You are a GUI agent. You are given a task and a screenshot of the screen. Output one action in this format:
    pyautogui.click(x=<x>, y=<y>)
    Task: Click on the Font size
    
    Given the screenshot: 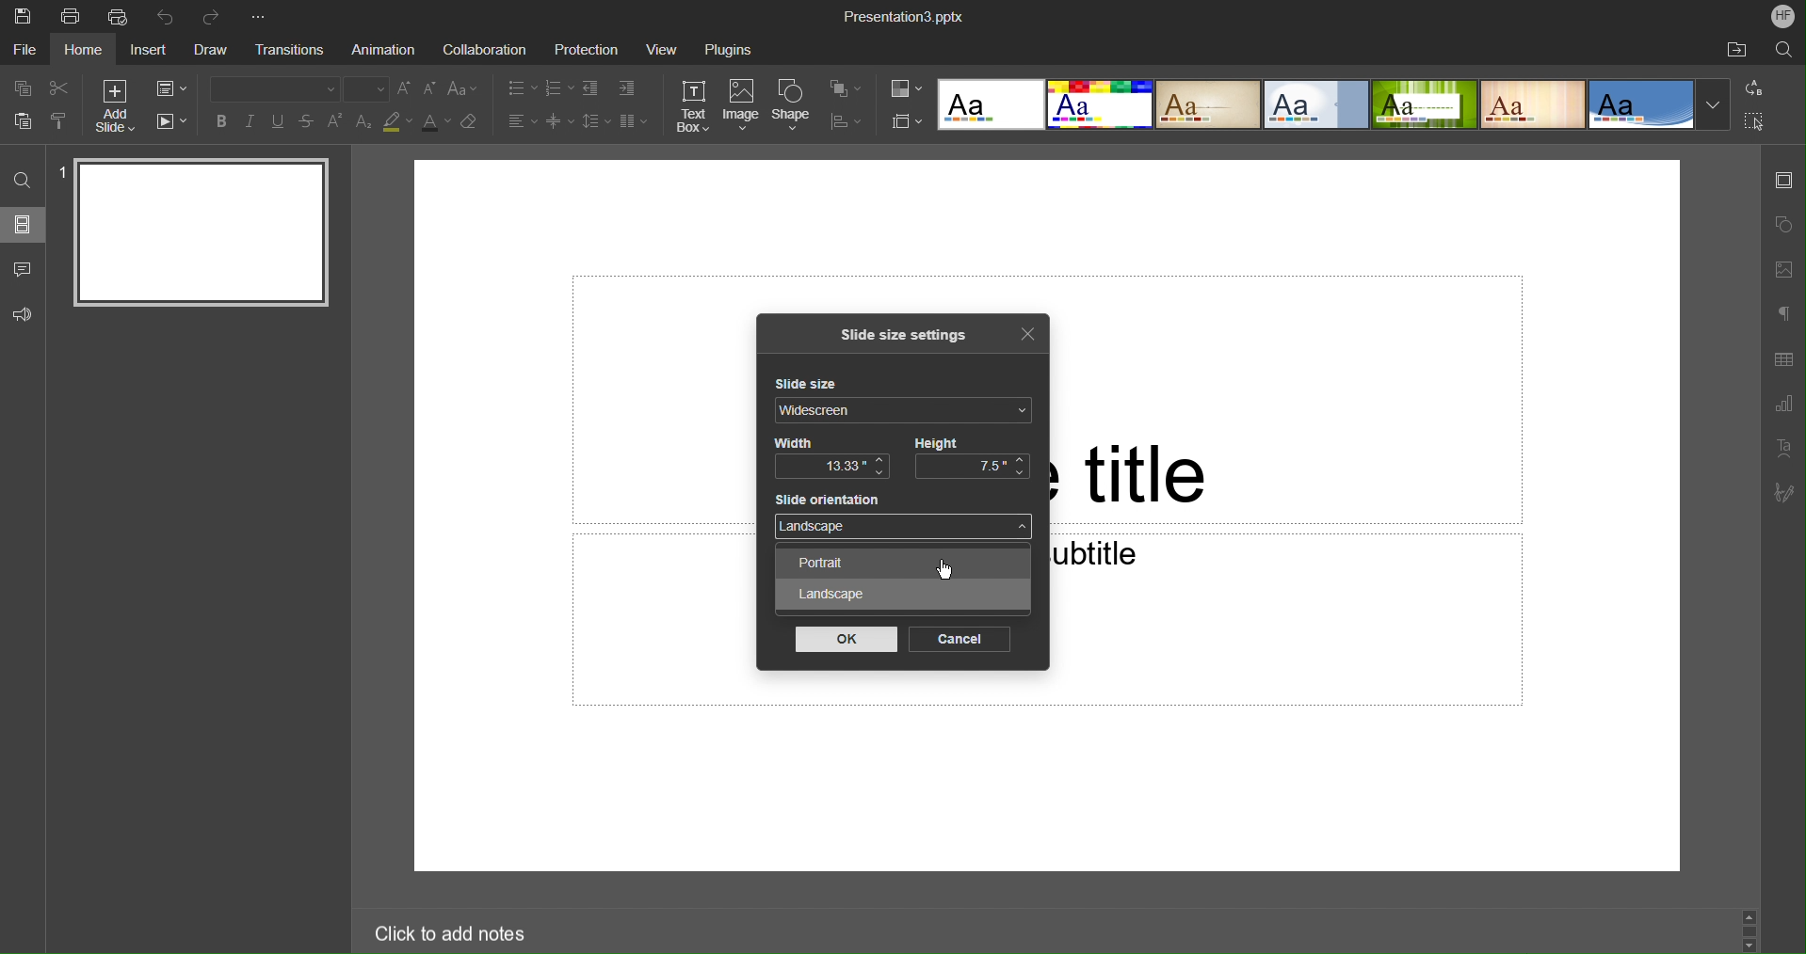 What is the action you would take?
    pyautogui.click(x=367, y=88)
    